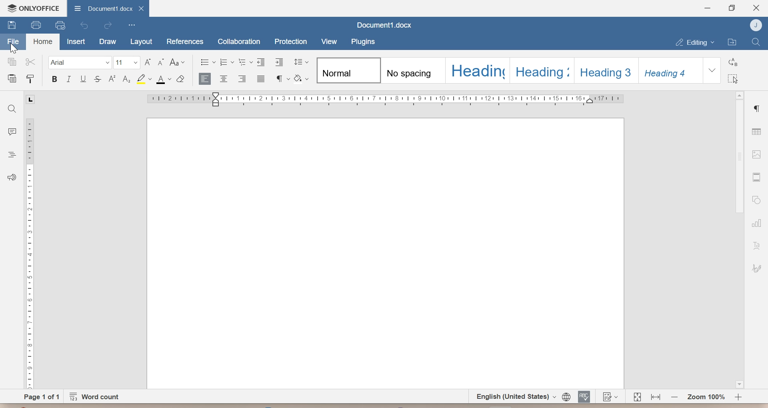 The width and height of the screenshot is (768, 408). What do you see at coordinates (107, 42) in the screenshot?
I see `Draw` at bounding box center [107, 42].